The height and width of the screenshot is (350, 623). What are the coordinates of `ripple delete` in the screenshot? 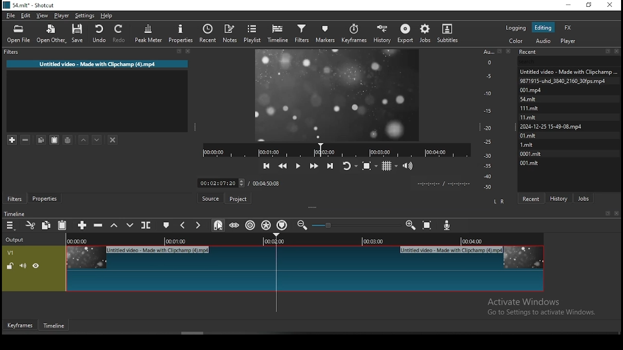 It's located at (98, 226).